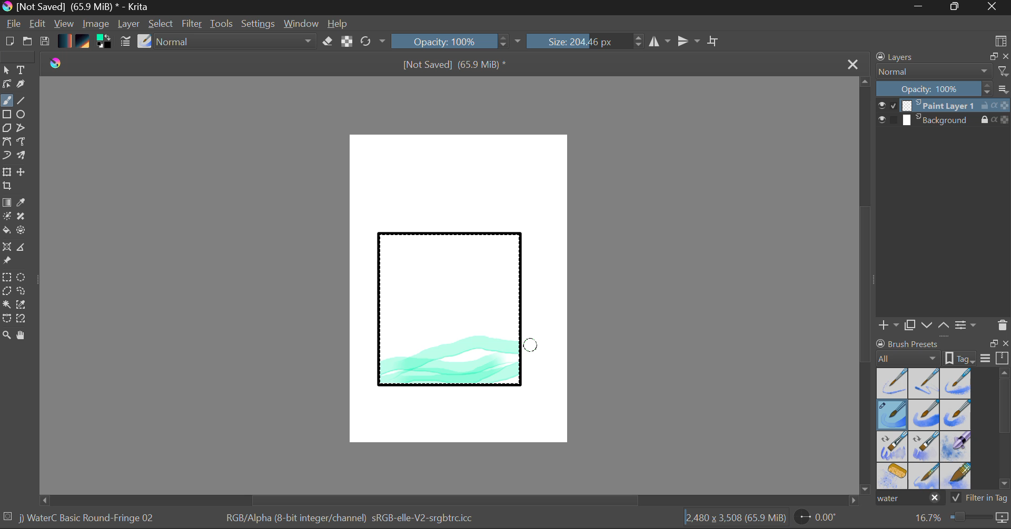 The image size is (1011, 529). Describe the element at coordinates (259, 24) in the screenshot. I see `Settings` at that location.